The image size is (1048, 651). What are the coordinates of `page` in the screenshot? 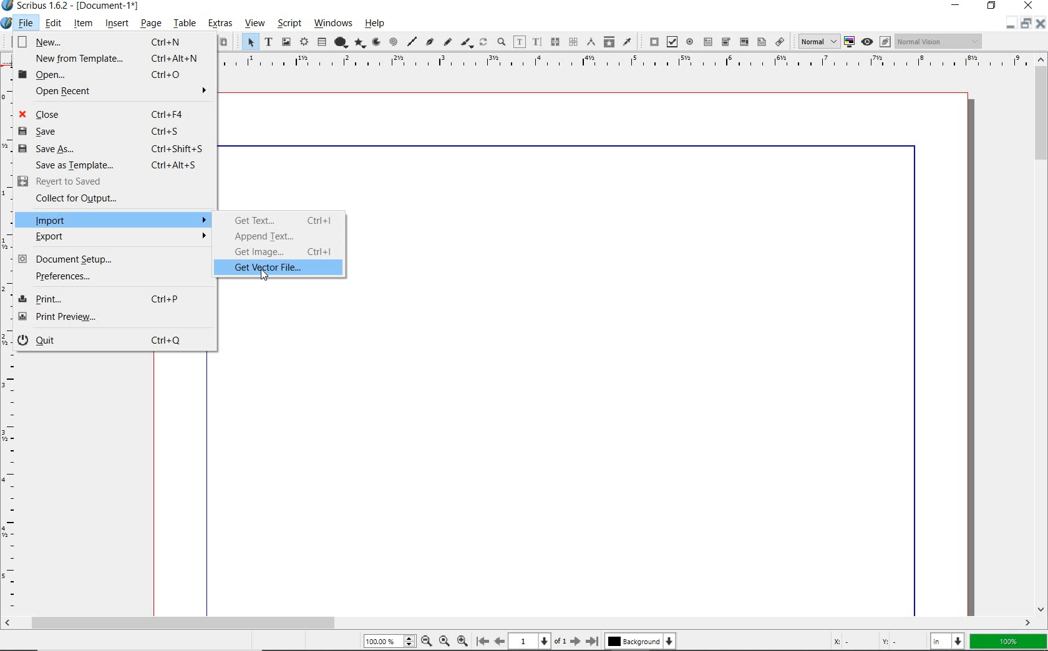 It's located at (150, 24).